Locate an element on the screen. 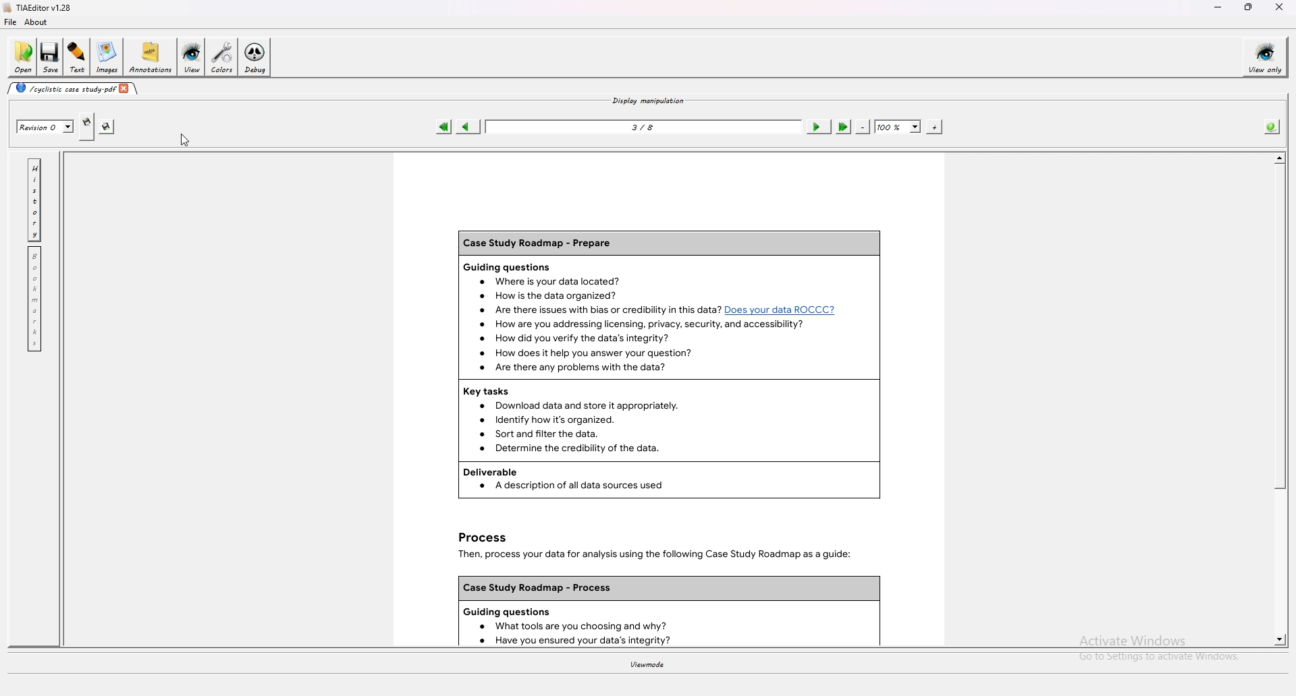 Image resolution: width=1296 pixels, height=696 pixels. How is the data organized? is located at coordinates (553, 296).